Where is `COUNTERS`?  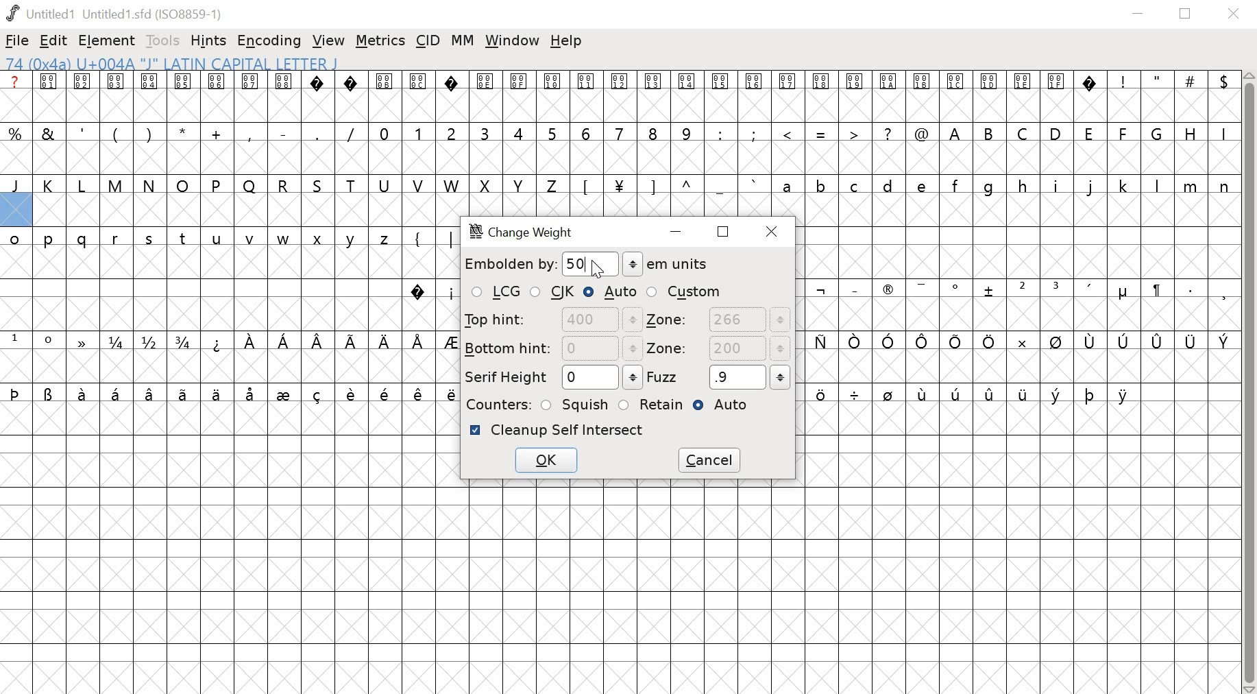 COUNTERS is located at coordinates (496, 404).